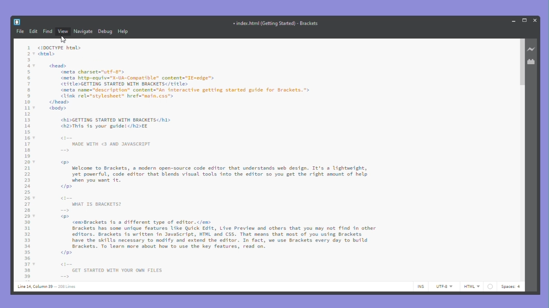 The height and width of the screenshot is (308, 549). Describe the element at coordinates (59, 48) in the screenshot. I see `<!DOCTYPE html>` at that location.